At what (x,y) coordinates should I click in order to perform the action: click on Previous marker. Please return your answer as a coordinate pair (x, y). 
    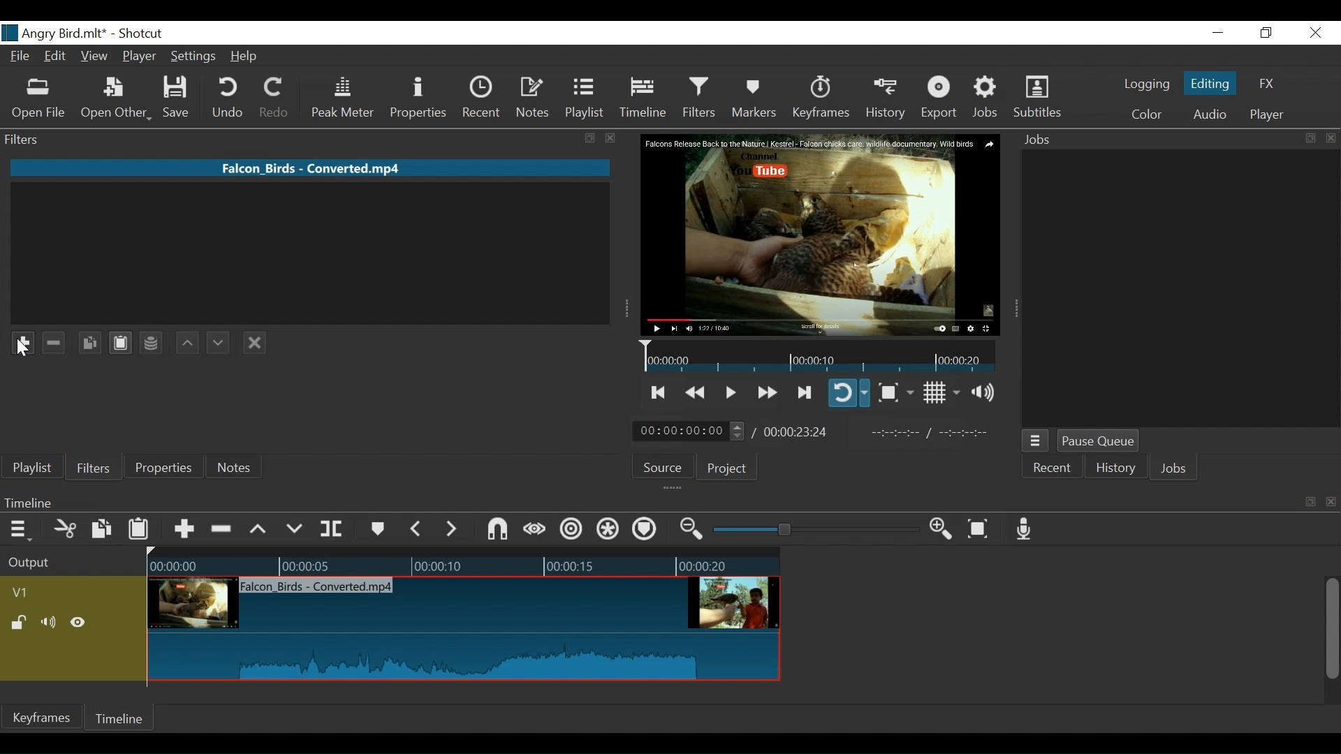
    Looking at the image, I should click on (416, 528).